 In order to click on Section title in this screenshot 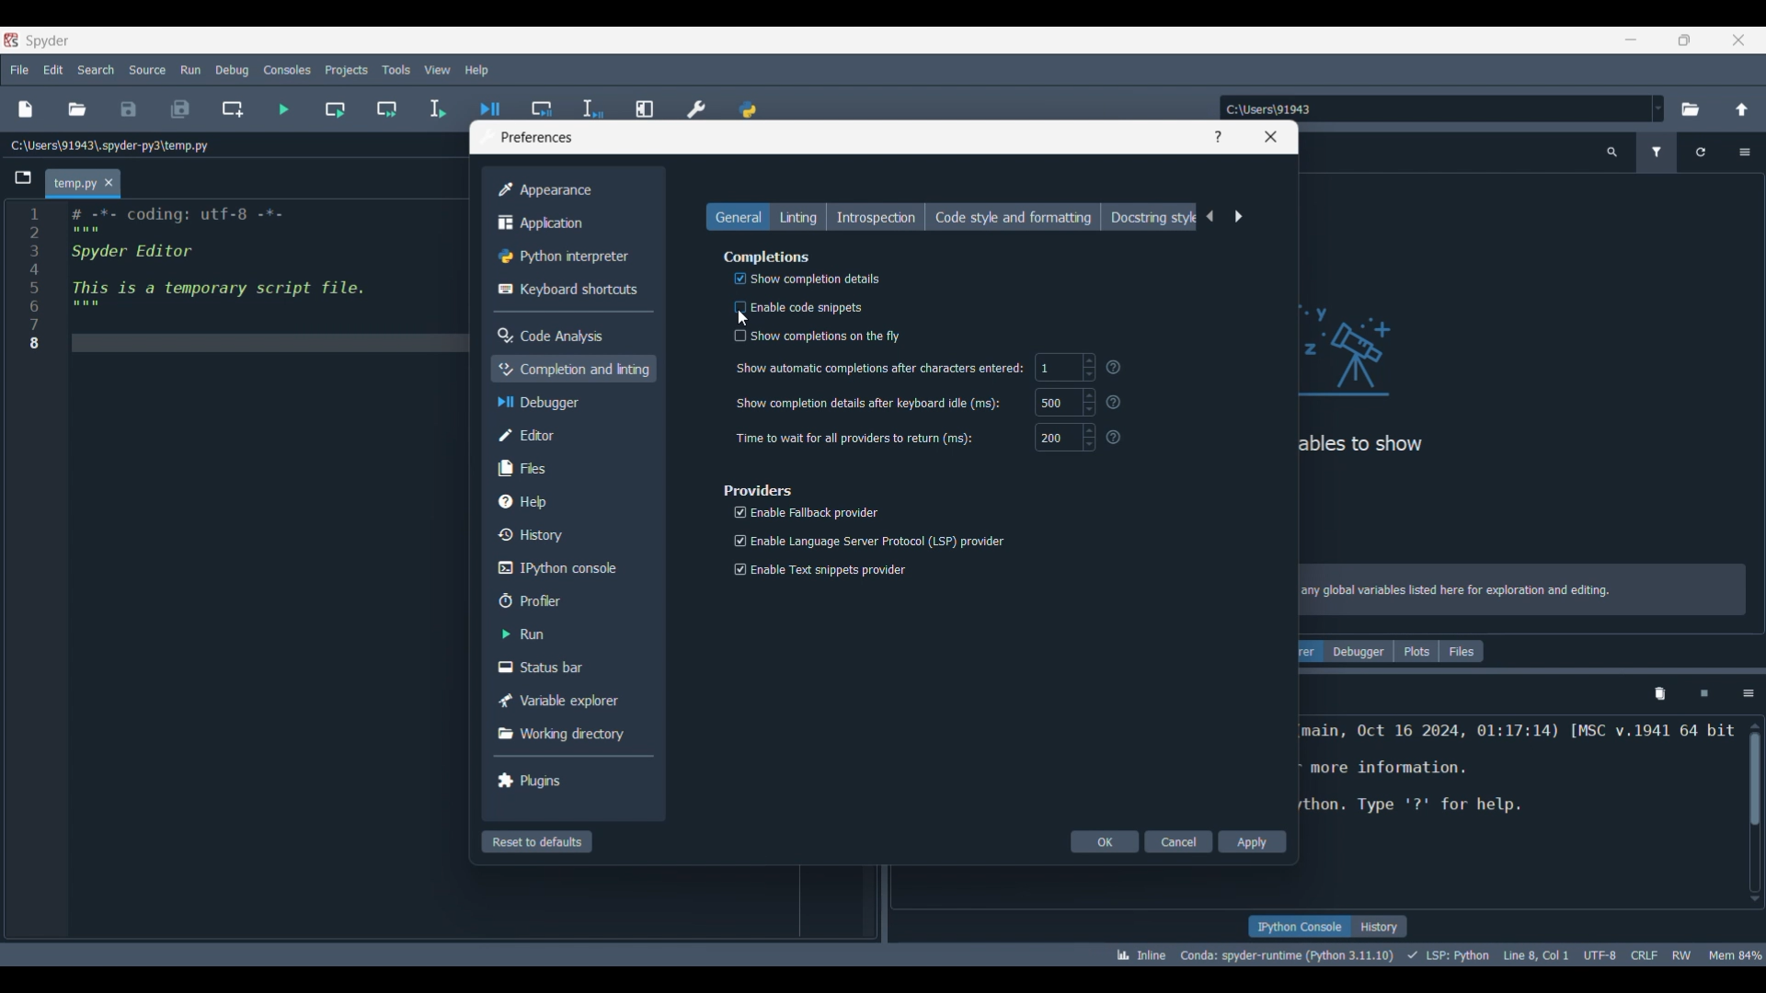, I will do `click(759, 490)`.